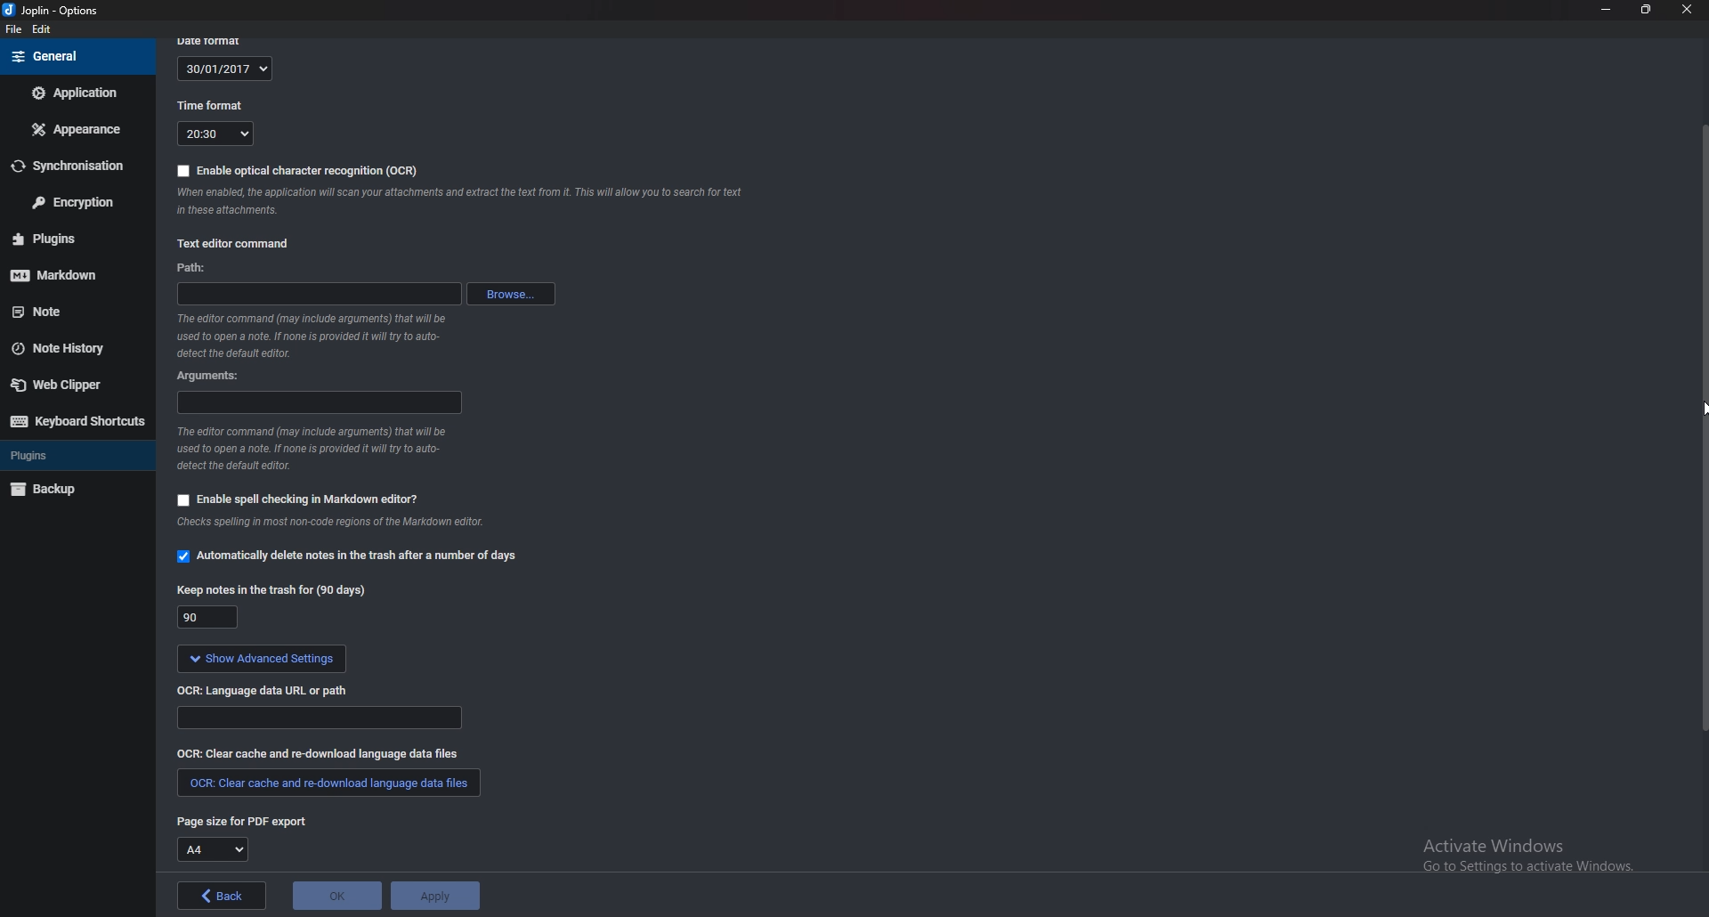  What do you see at coordinates (65, 455) in the screenshot?
I see `Plugins` at bounding box center [65, 455].